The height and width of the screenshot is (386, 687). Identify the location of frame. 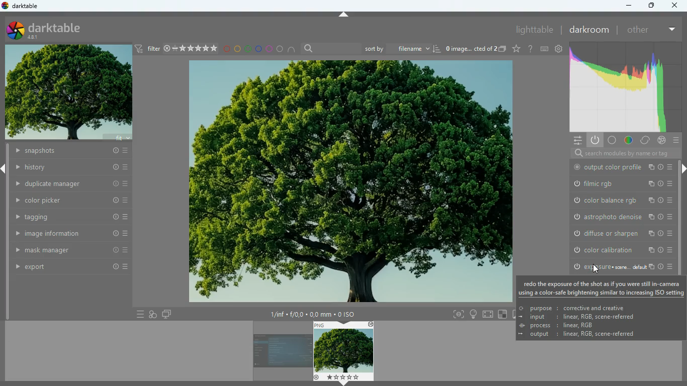
(459, 314).